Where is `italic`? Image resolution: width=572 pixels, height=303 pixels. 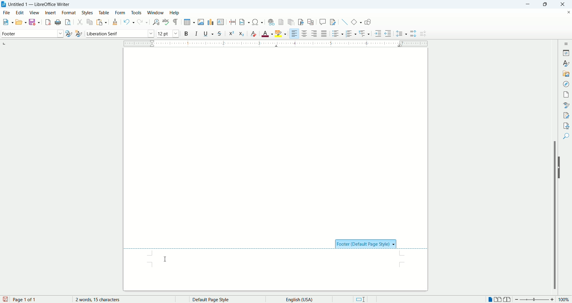
italic is located at coordinates (197, 33).